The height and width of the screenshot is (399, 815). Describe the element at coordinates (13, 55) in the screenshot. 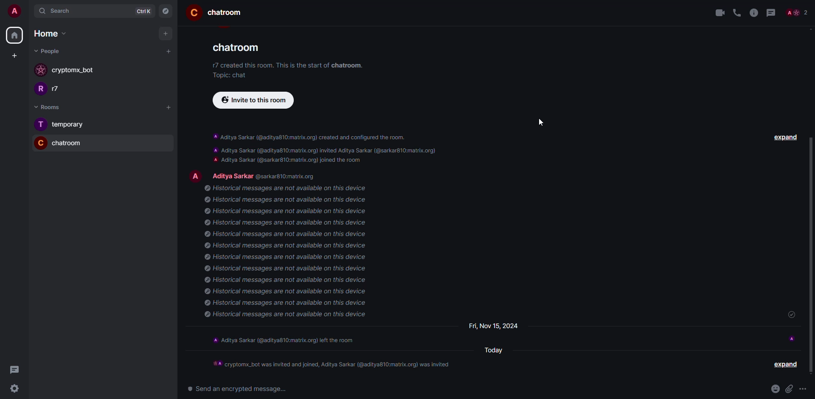

I see `create space` at that location.